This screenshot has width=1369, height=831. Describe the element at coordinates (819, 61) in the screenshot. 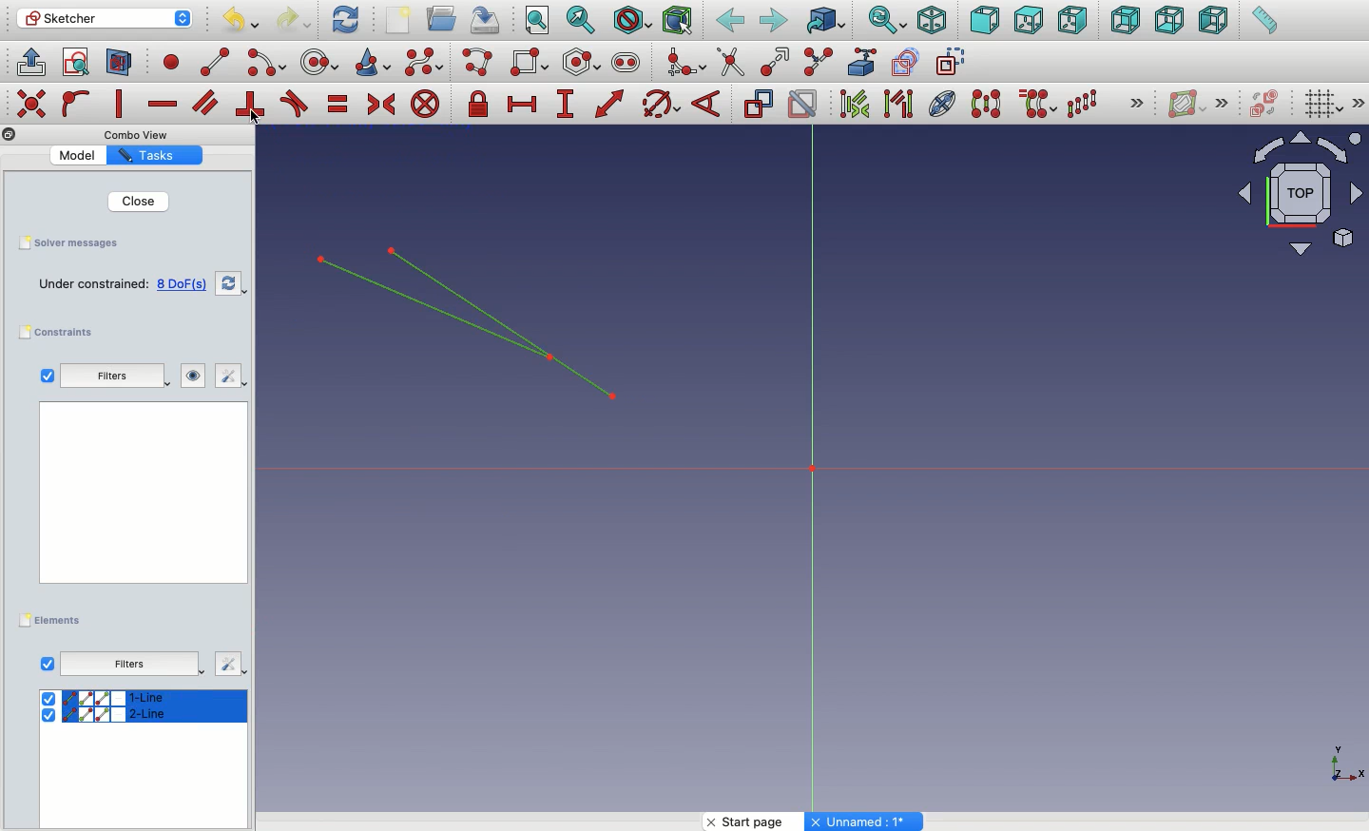

I see `Split edge` at that location.